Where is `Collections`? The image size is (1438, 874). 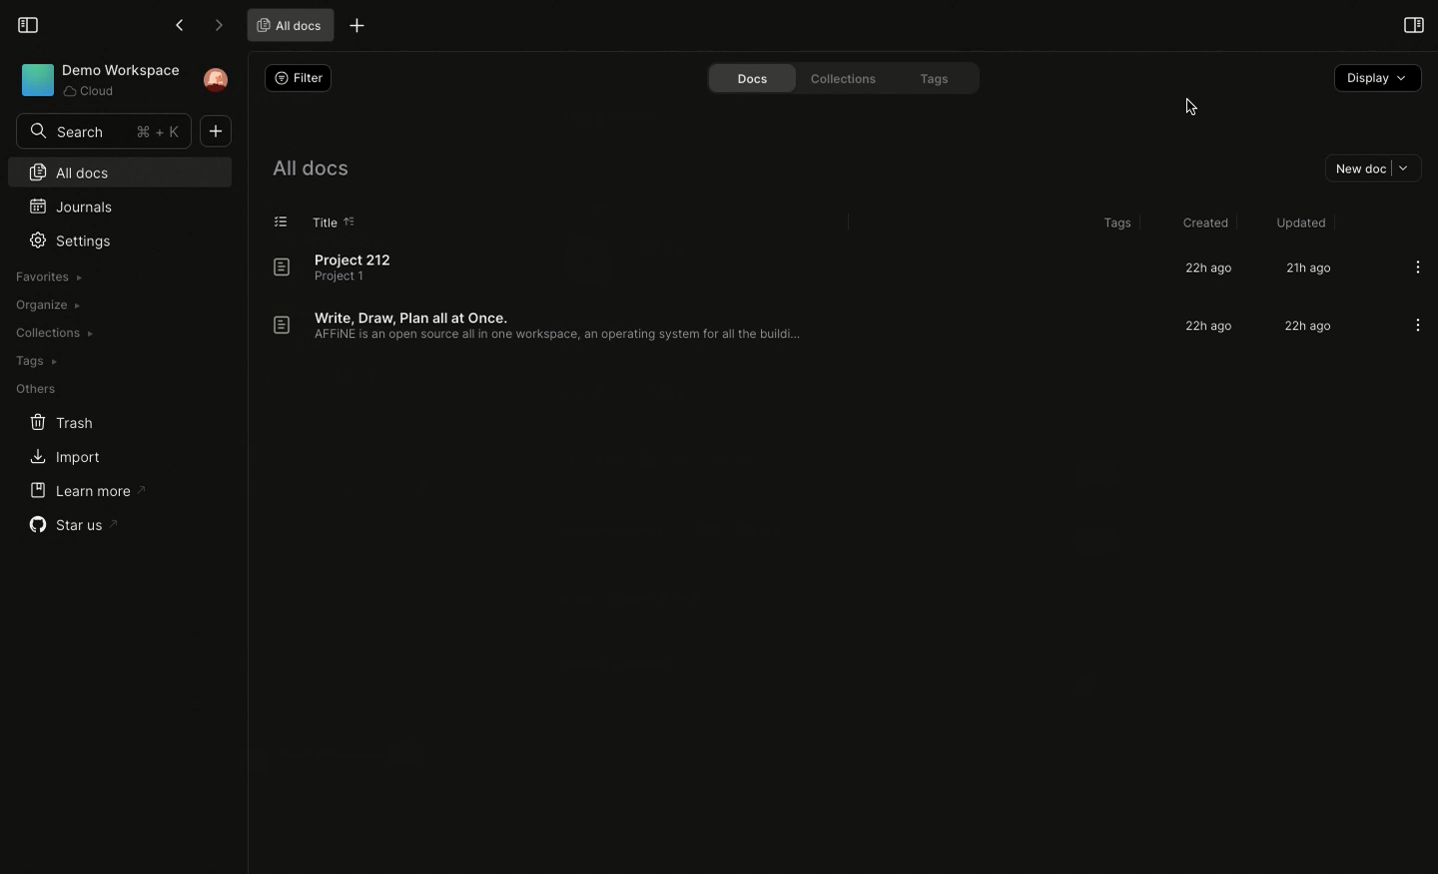 Collections is located at coordinates (53, 333).